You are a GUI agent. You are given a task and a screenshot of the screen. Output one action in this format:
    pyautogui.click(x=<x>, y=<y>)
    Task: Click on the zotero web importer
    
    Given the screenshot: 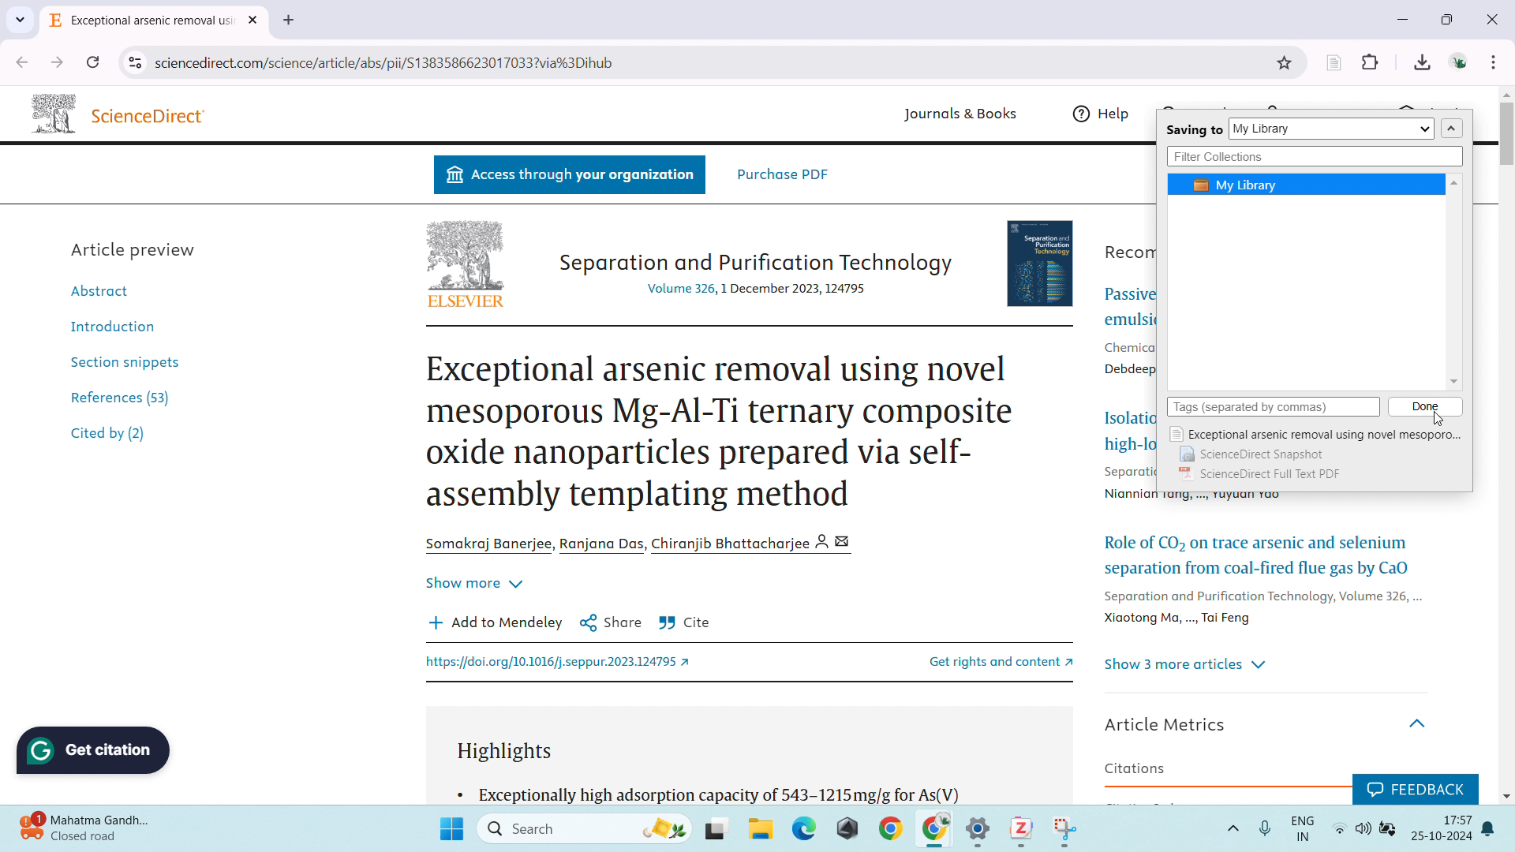 What is the action you would take?
    pyautogui.click(x=1334, y=62)
    